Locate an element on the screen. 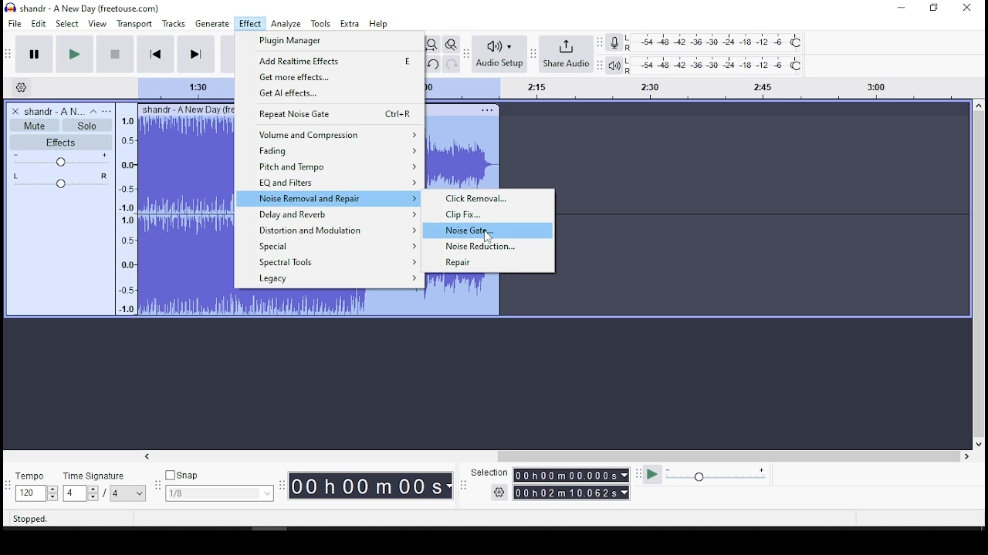  add realtime effects is located at coordinates (330, 60).